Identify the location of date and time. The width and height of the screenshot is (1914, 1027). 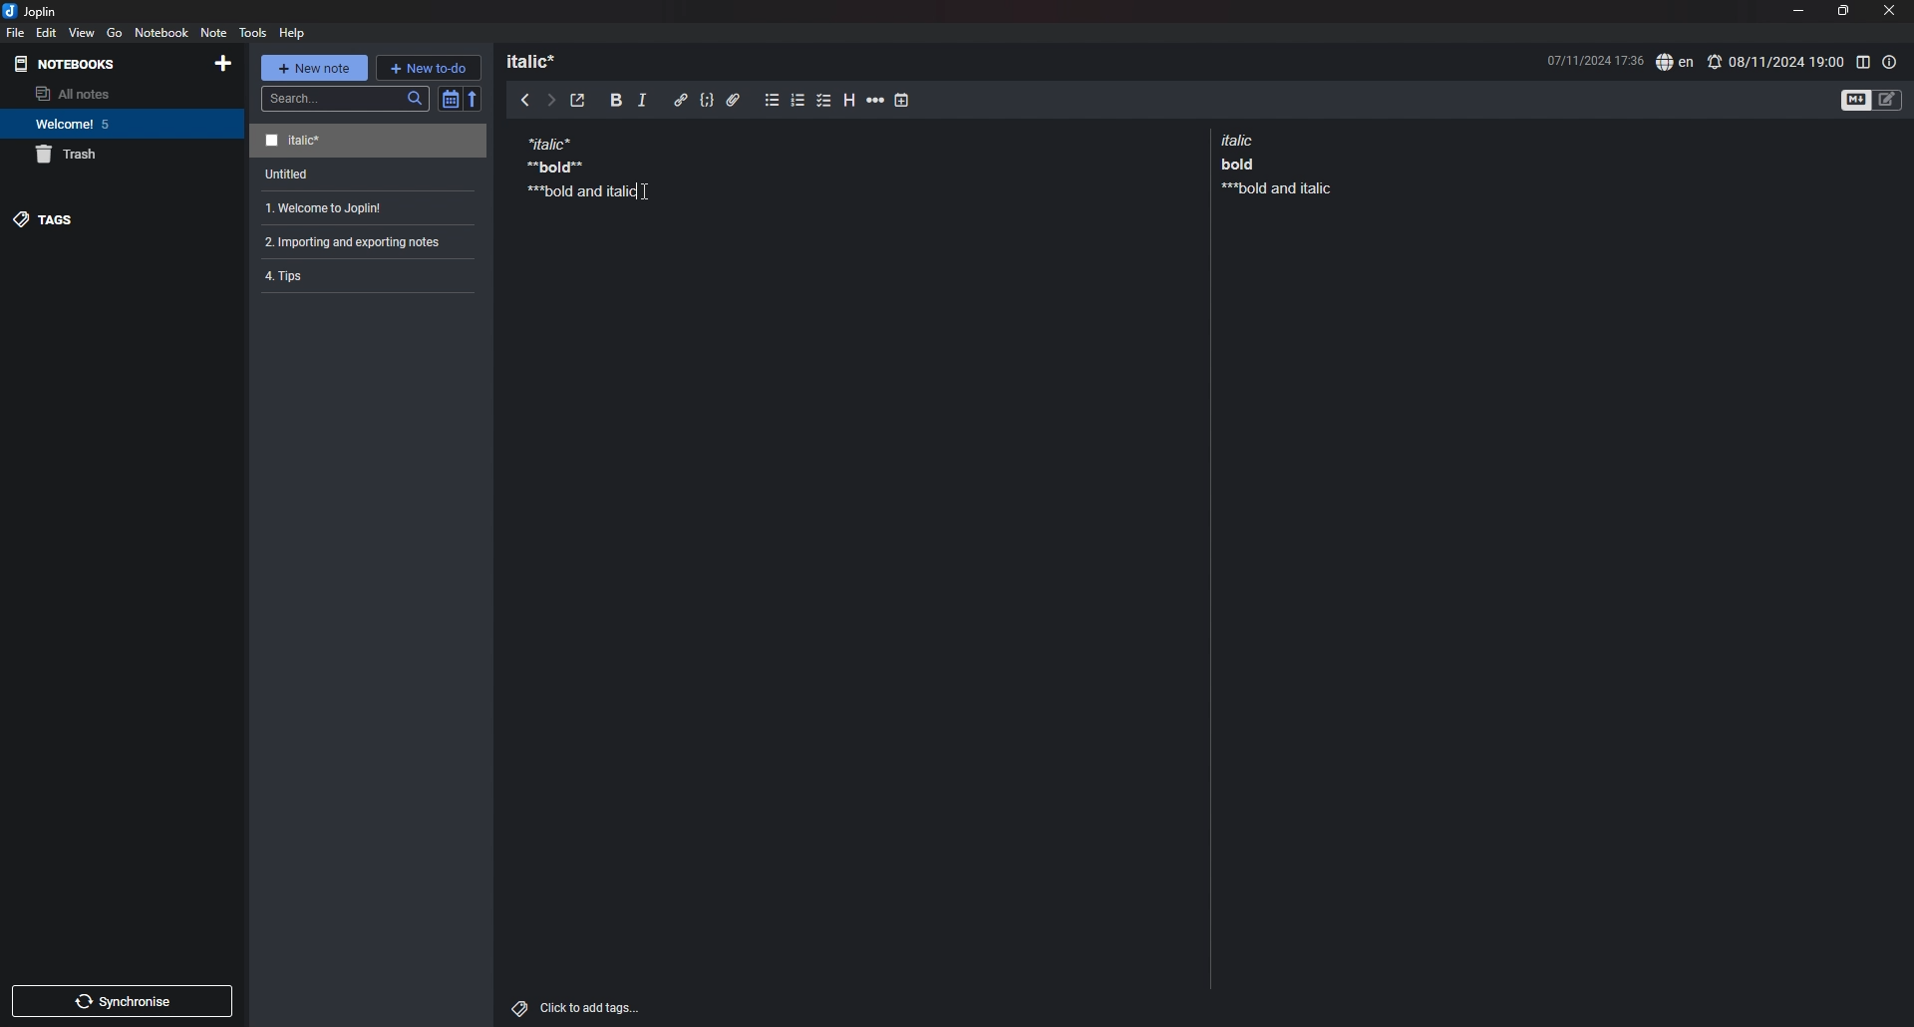
(1594, 59).